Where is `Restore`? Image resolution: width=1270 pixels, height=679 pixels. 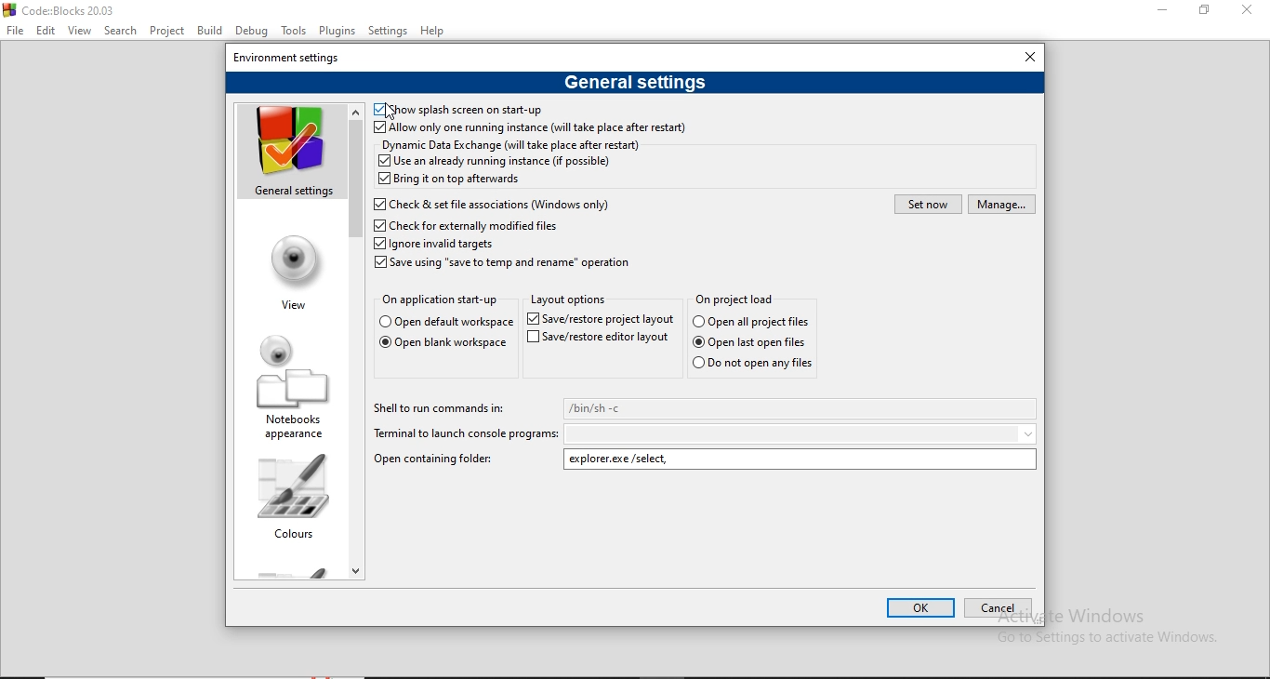
Restore is located at coordinates (1202, 12).